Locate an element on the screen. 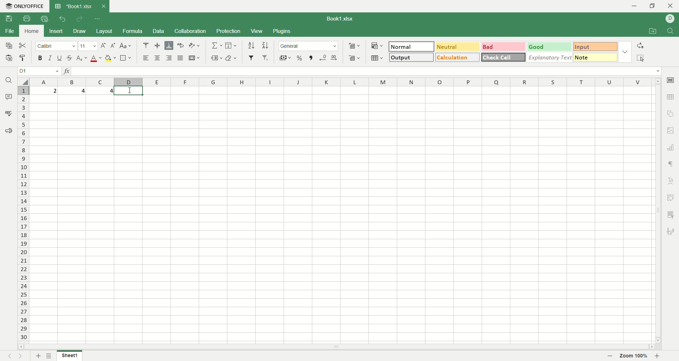 This screenshot has height=361, width=679. add cell is located at coordinates (353, 46).